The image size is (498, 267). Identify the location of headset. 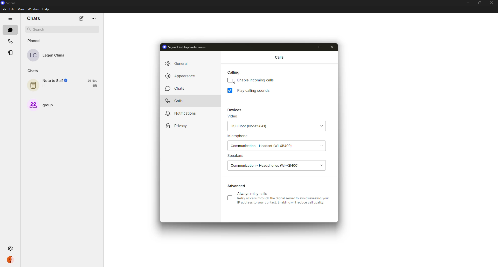
(263, 146).